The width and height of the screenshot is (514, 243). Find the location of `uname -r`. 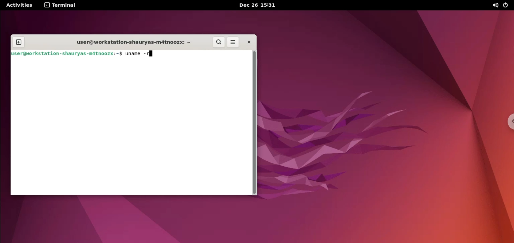

uname -r is located at coordinates (138, 53).